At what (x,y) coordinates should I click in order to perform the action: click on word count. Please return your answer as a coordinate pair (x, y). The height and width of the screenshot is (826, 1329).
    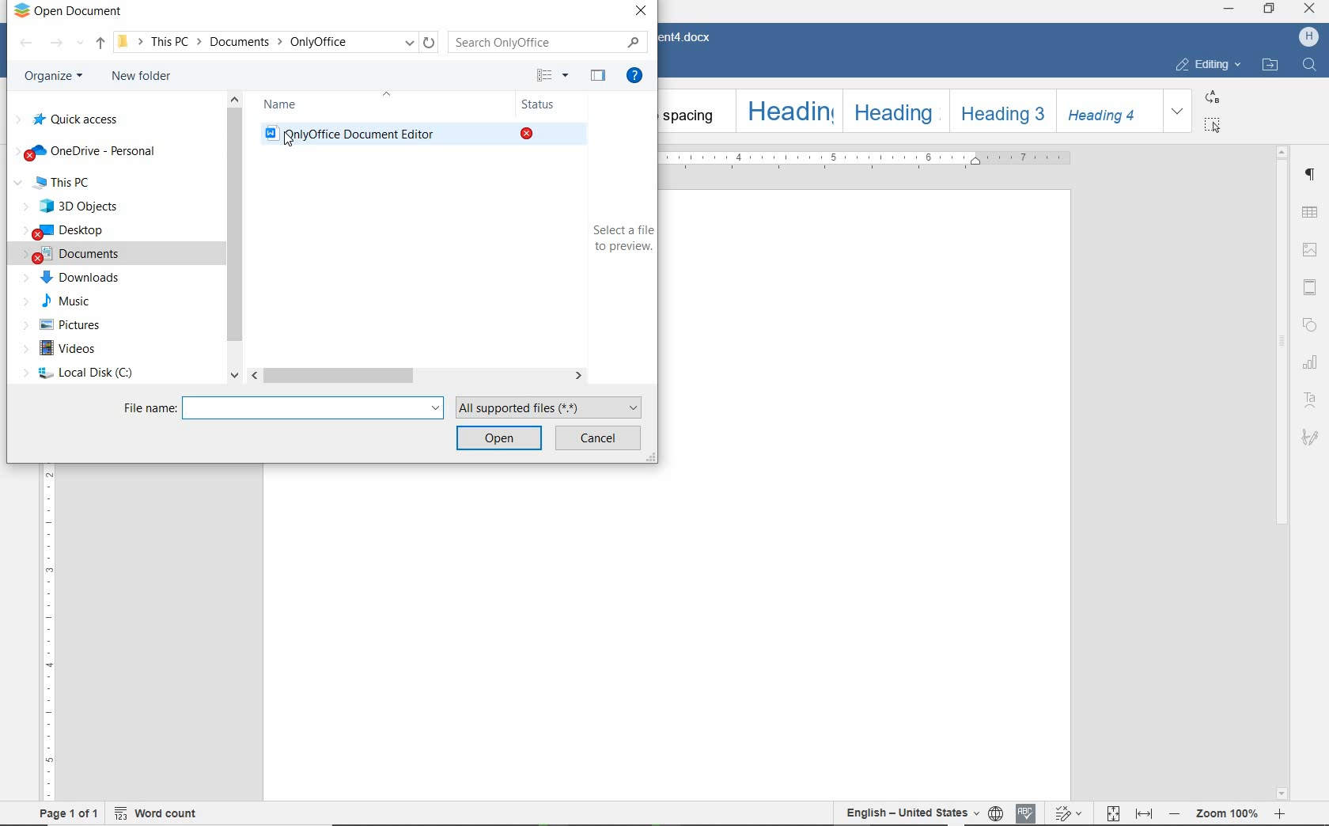
    Looking at the image, I should click on (157, 815).